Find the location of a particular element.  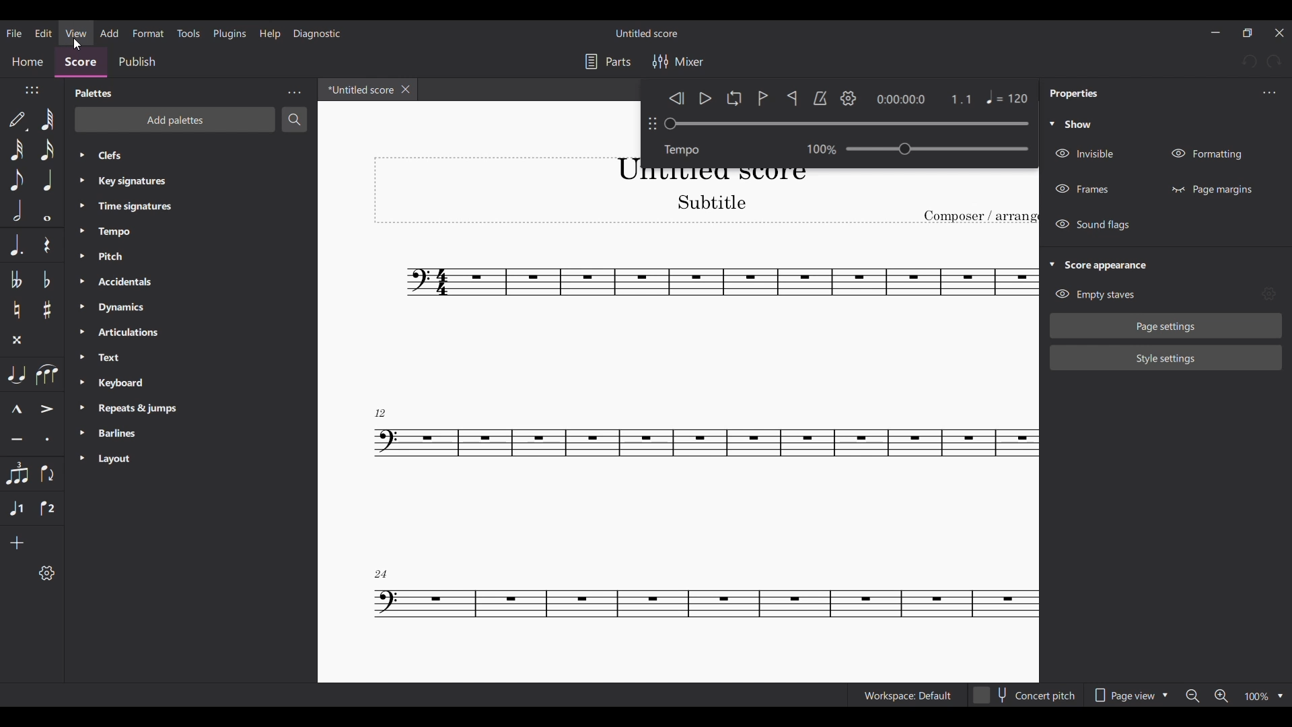

Tempo is located at coordinates (938, 148).